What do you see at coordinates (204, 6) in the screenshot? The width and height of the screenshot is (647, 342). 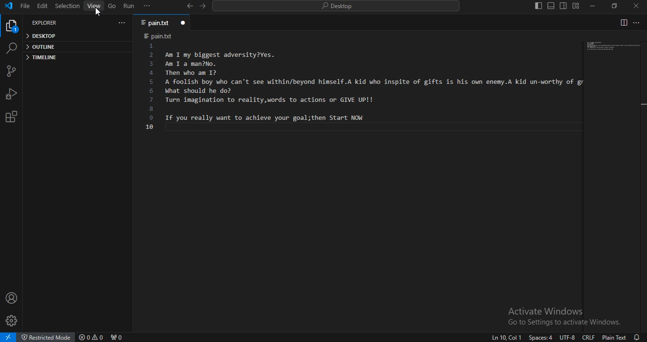 I see `go forward` at bounding box center [204, 6].